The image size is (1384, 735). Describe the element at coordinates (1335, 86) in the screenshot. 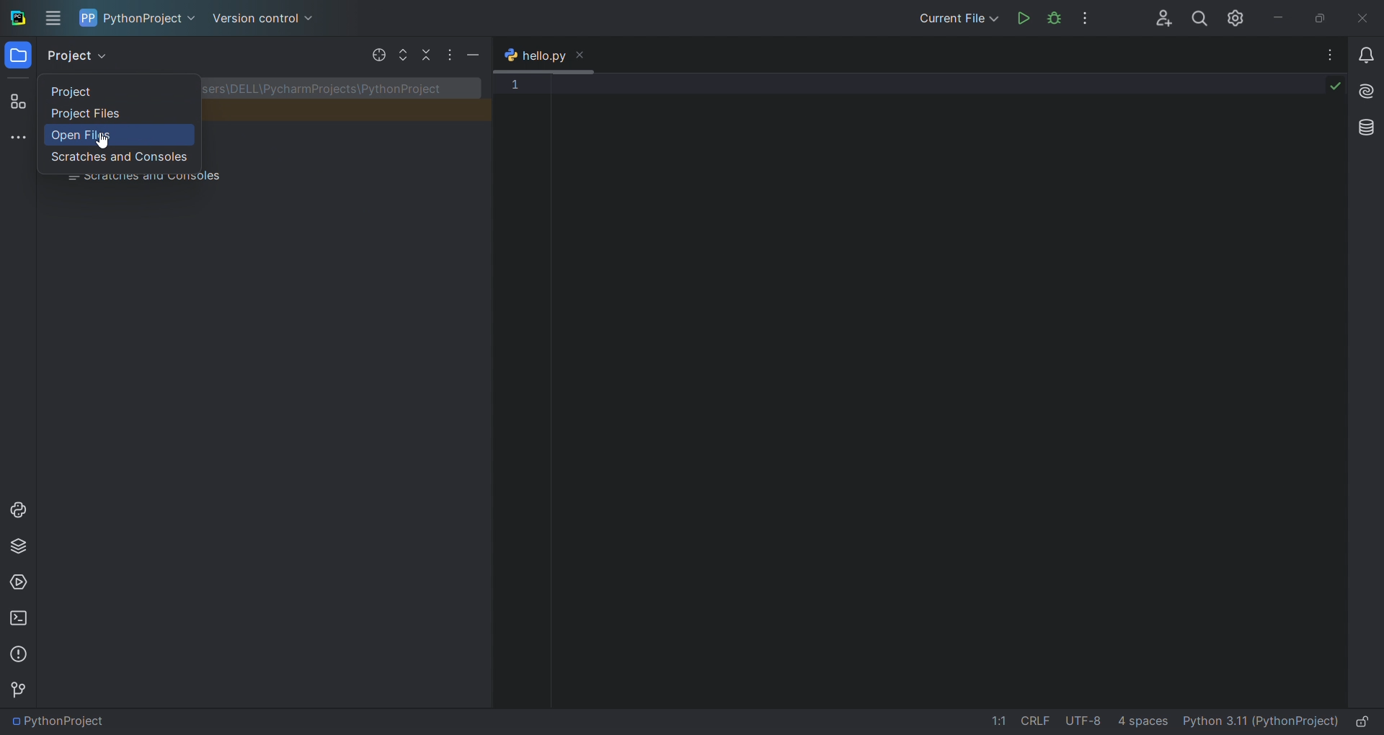

I see `code check` at that location.